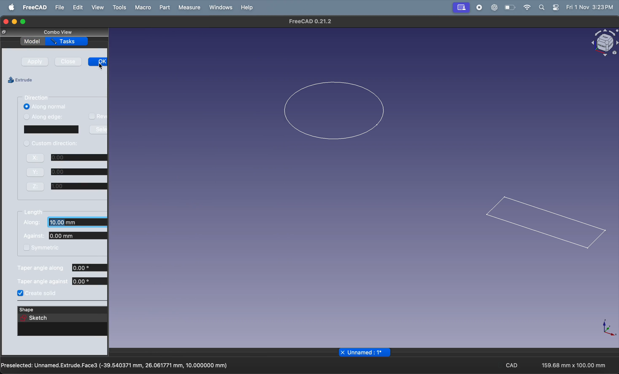  I want to click on 0.00mm, so click(78, 236).